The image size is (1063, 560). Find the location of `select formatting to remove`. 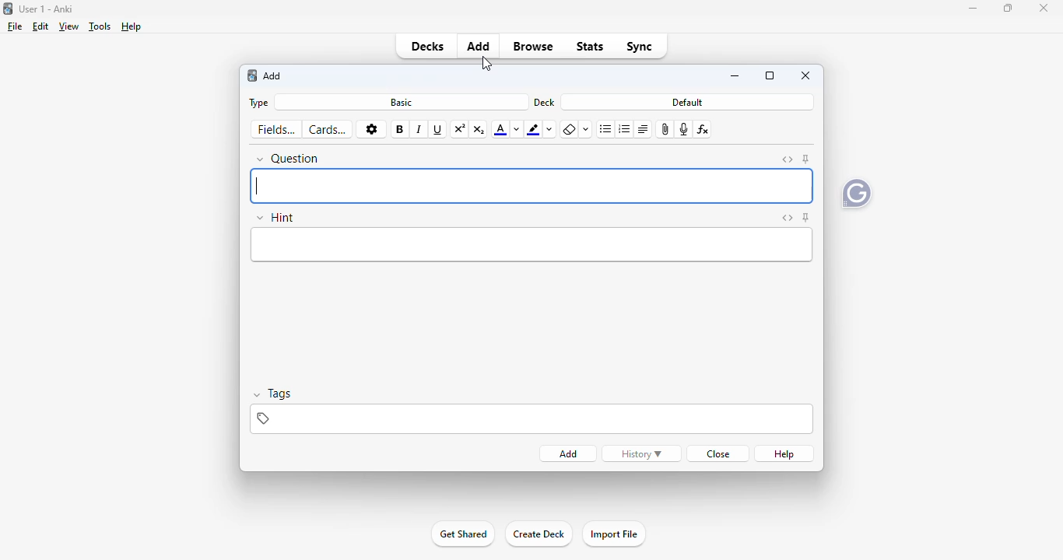

select formatting to remove is located at coordinates (587, 130).